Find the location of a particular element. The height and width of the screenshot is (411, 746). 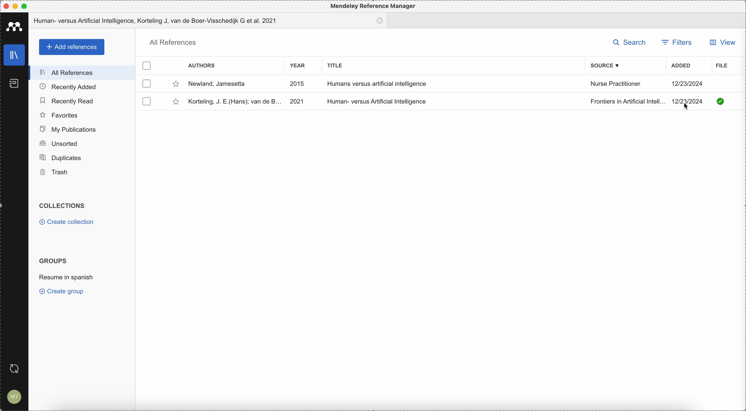

12/23/2024 is located at coordinates (687, 84).